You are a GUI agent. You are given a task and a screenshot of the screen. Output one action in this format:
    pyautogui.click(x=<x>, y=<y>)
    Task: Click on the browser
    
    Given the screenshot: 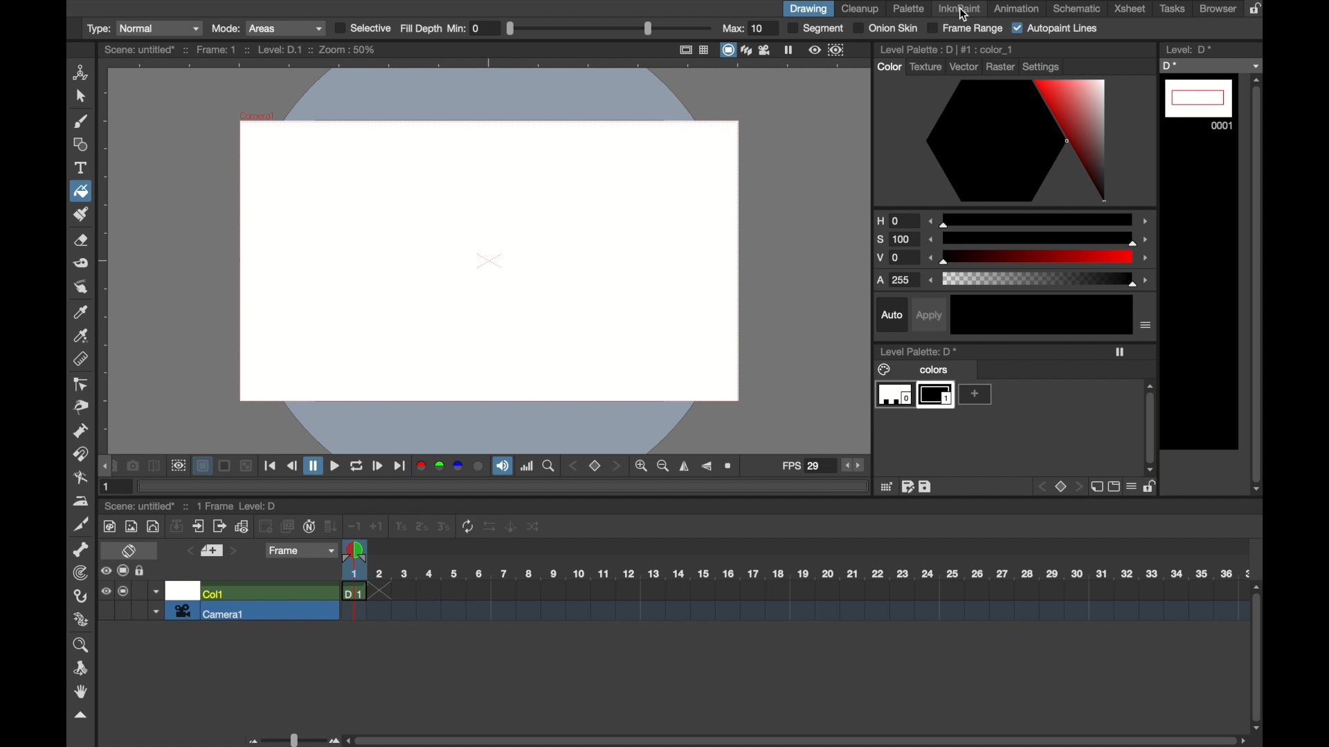 What is the action you would take?
    pyautogui.click(x=1218, y=8)
    